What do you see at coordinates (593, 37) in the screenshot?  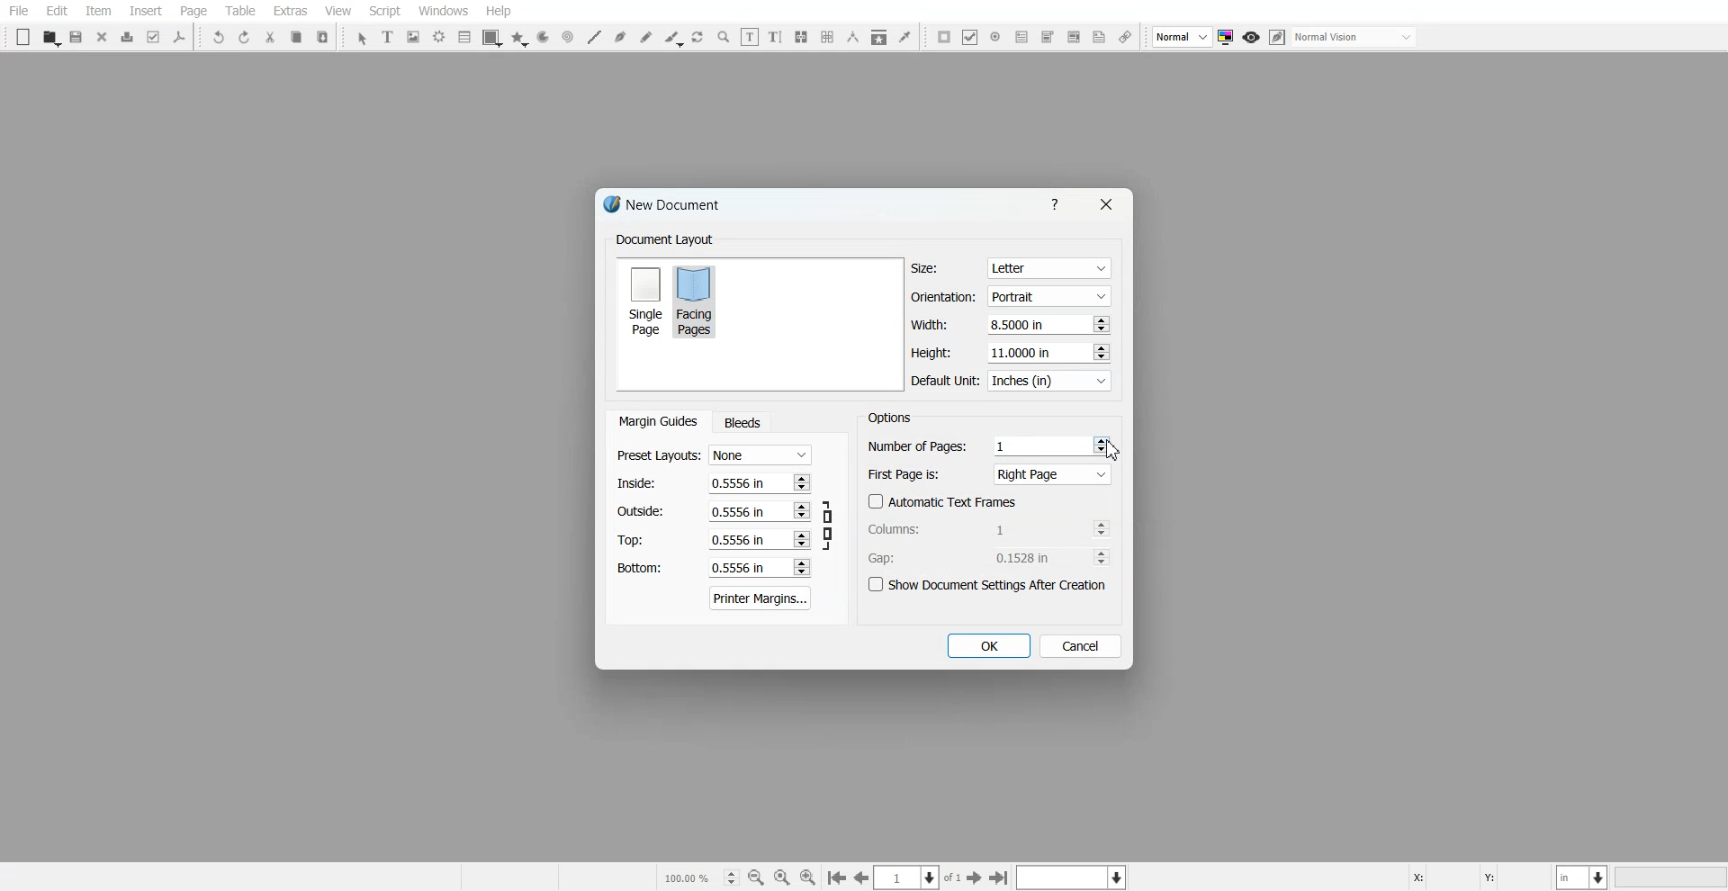 I see `Line` at bounding box center [593, 37].